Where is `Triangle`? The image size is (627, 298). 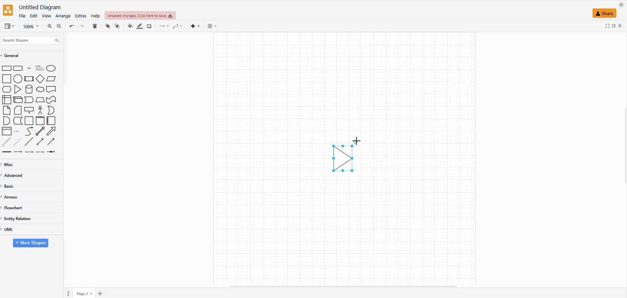
Triangle is located at coordinates (19, 89).